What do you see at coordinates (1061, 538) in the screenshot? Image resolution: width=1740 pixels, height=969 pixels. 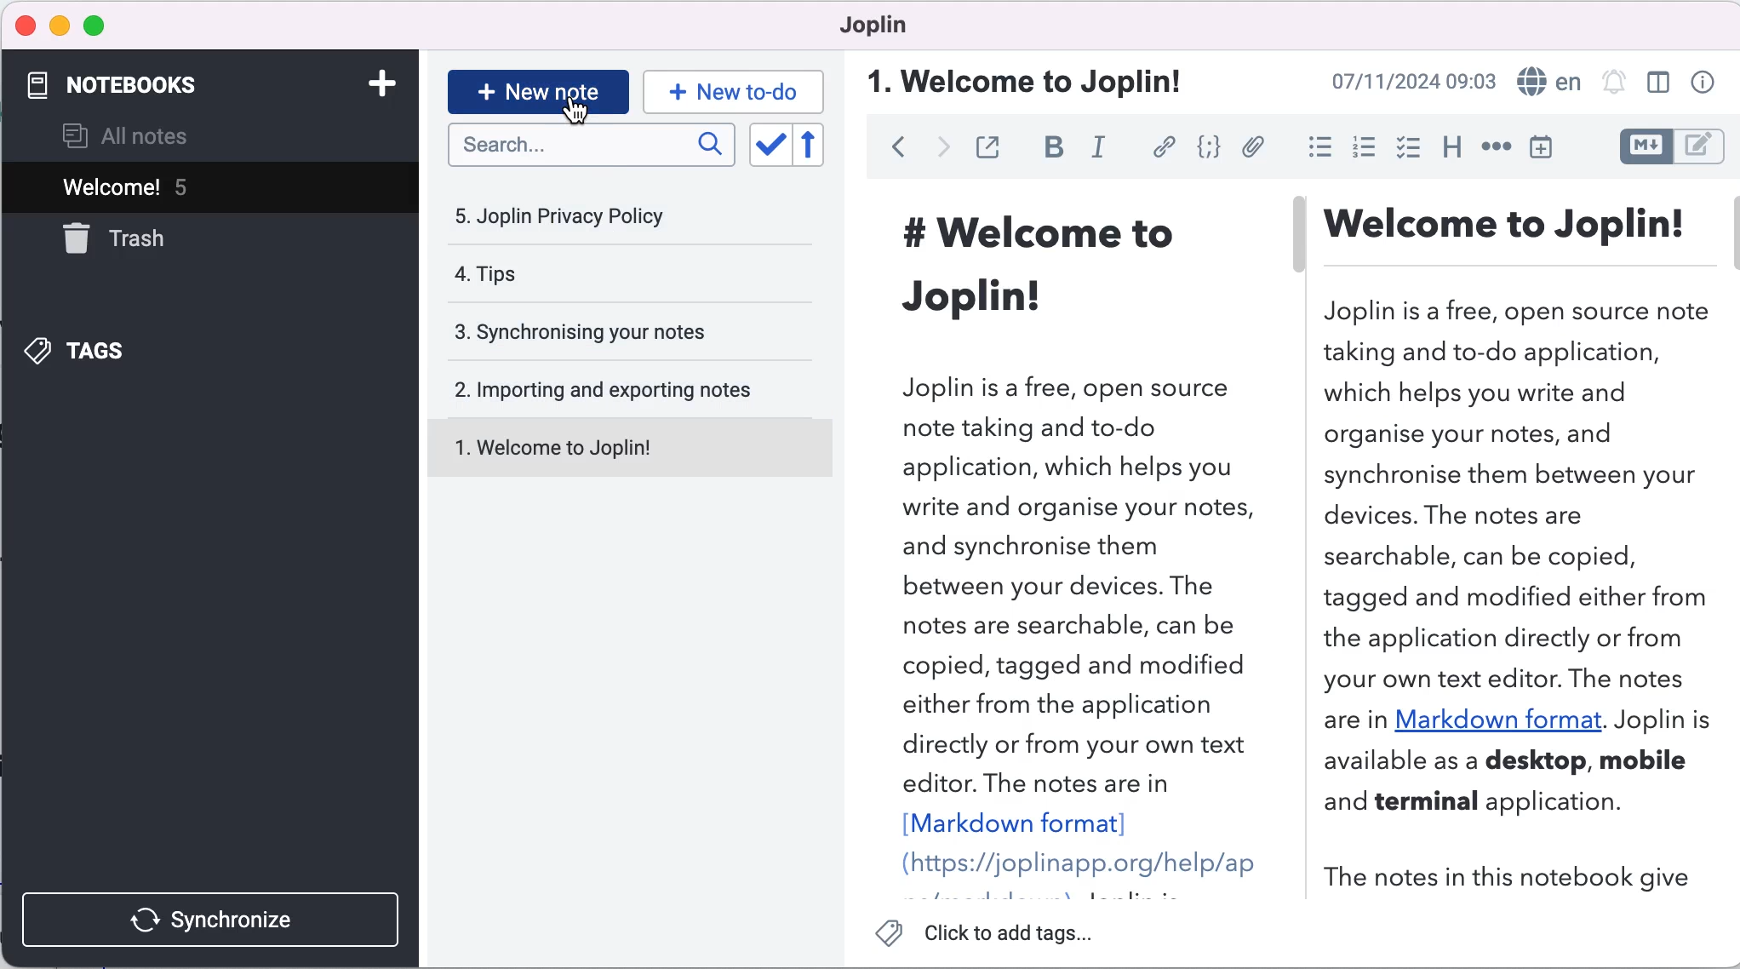 I see `# Welcome to
Joplin!

Joplin is a free, open source
note taking and to-do
application, which helps you
write and organise your notes,
and synchronise them
between your devices. The
notes are searchable, can be
copied, tagged and modified
either from the application
directly or from your own text
editor. The notes are in
[Markdown format]
(https://joplinapp.org/help/ap` at bounding box center [1061, 538].